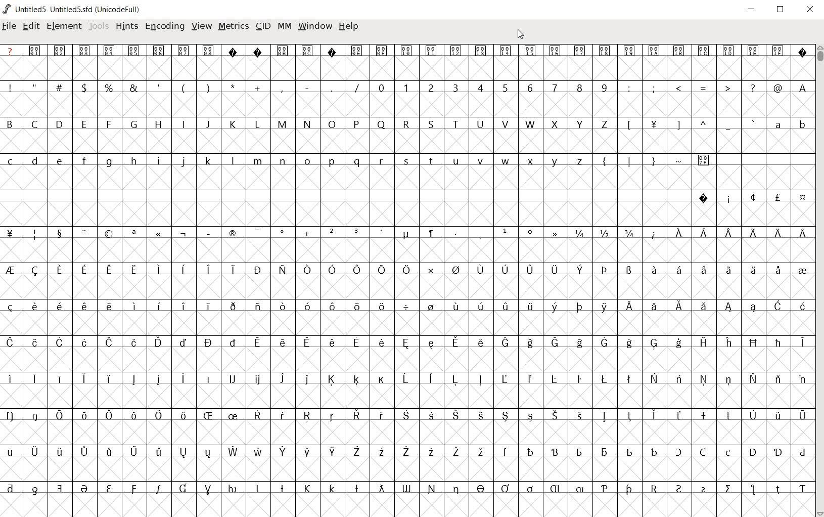 This screenshot has width=824, height=517. What do you see at coordinates (356, 489) in the screenshot?
I see `Symbol` at bounding box center [356, 489].